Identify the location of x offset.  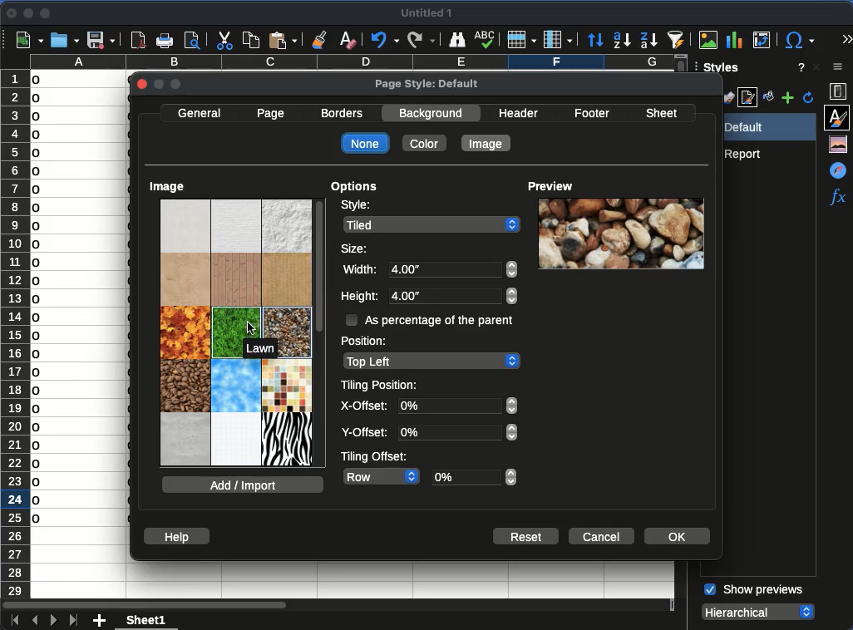
(364, 407).